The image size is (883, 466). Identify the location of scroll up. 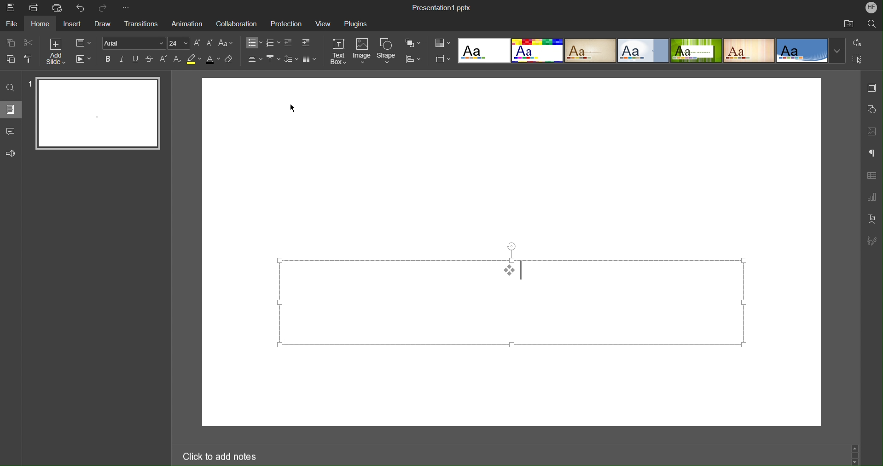
(854, 447).